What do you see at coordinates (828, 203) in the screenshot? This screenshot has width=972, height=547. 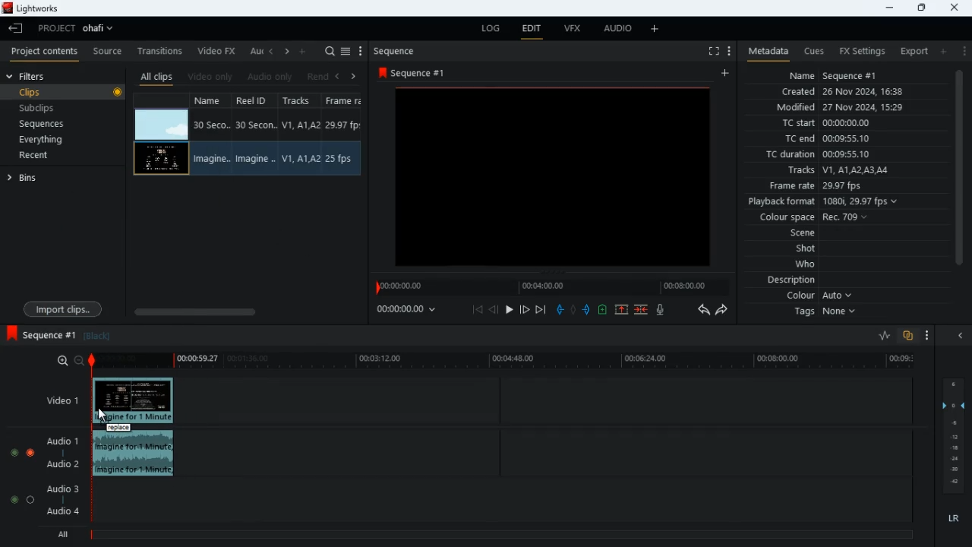 I see `playback format` at bounding box center [828, 203].